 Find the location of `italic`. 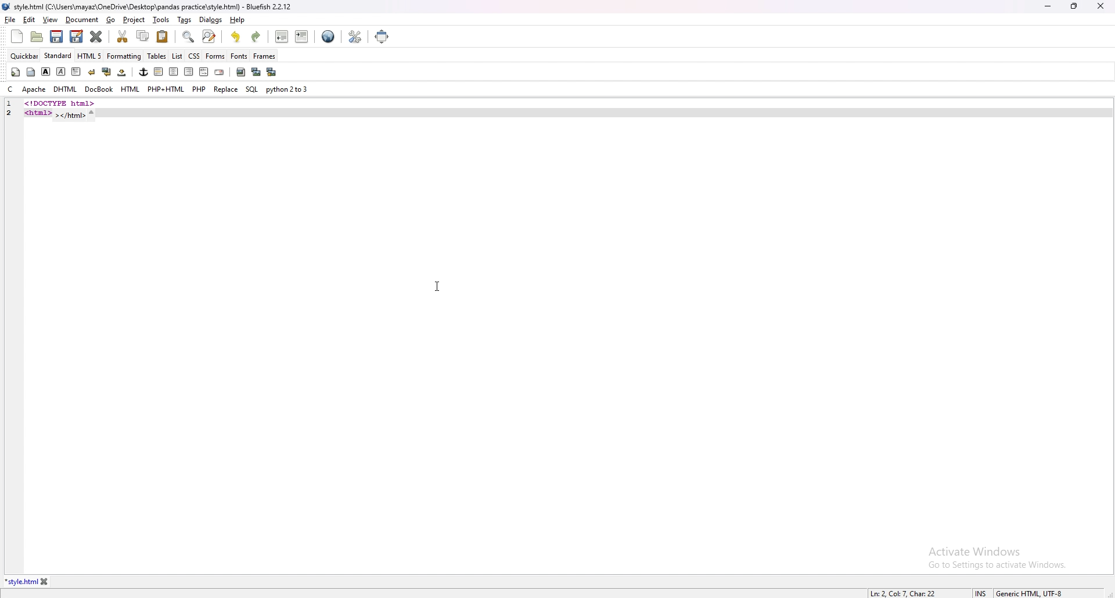

italic is located at coordinates (62, 71).